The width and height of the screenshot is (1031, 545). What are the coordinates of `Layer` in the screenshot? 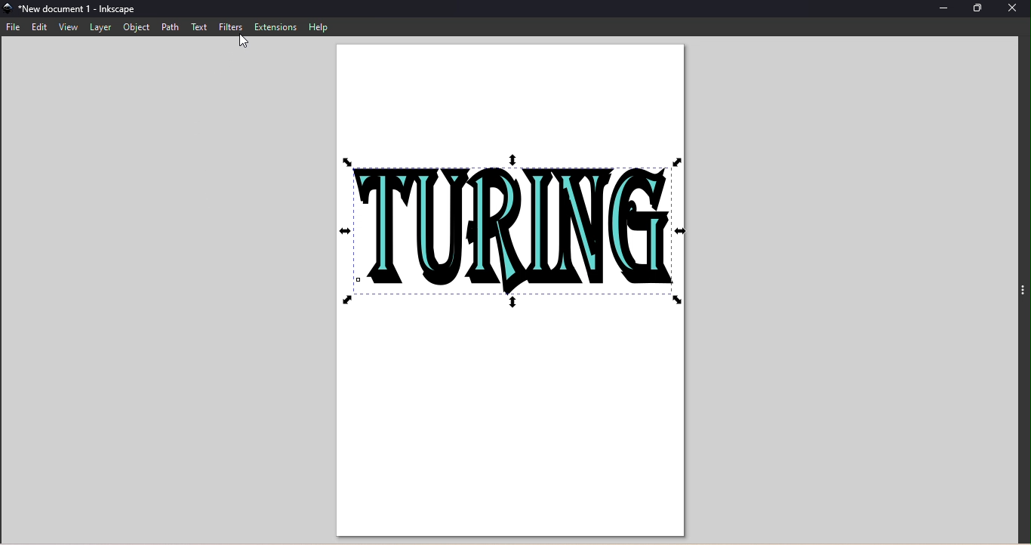 It's located at (100, 27).